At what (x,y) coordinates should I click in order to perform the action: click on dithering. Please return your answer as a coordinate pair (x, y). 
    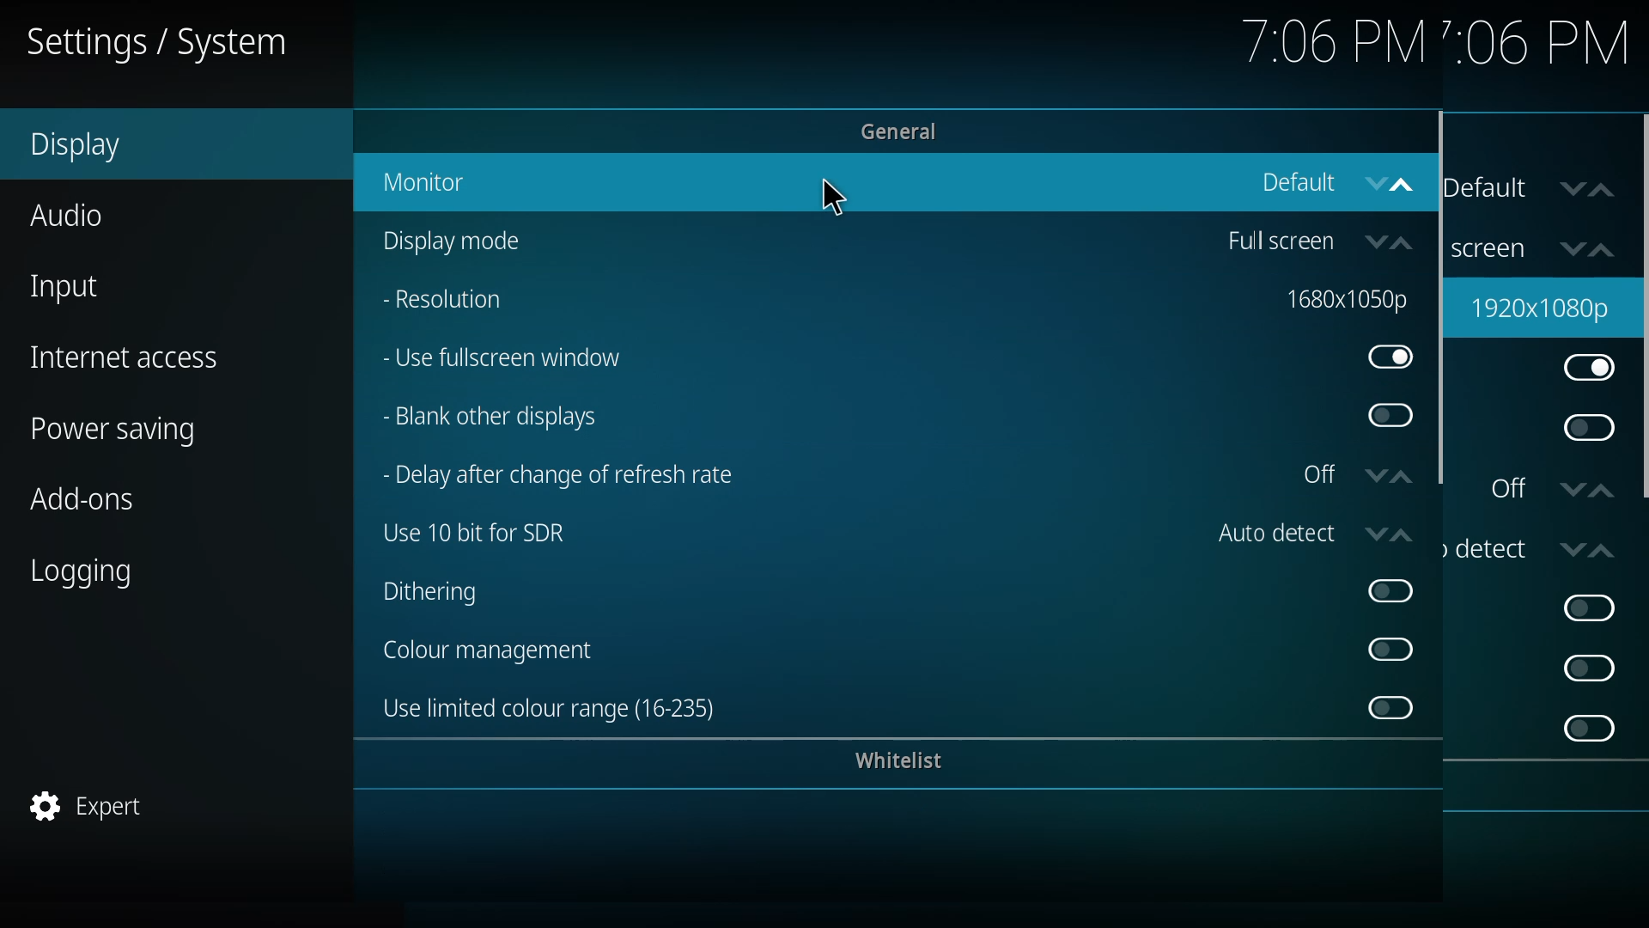
    Looking at the image, I should click on (447, 587).